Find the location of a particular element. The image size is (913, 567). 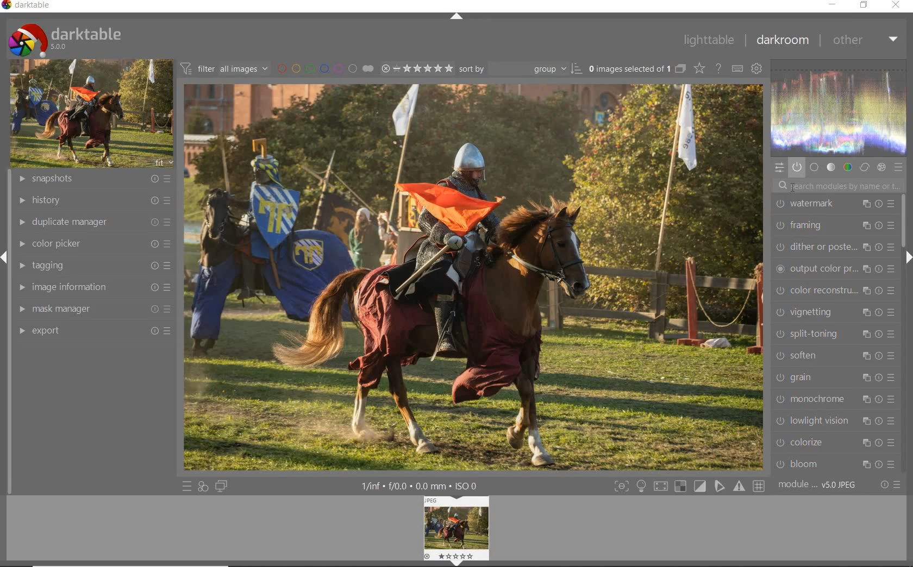

search modules is located at coordinates (839, 186).